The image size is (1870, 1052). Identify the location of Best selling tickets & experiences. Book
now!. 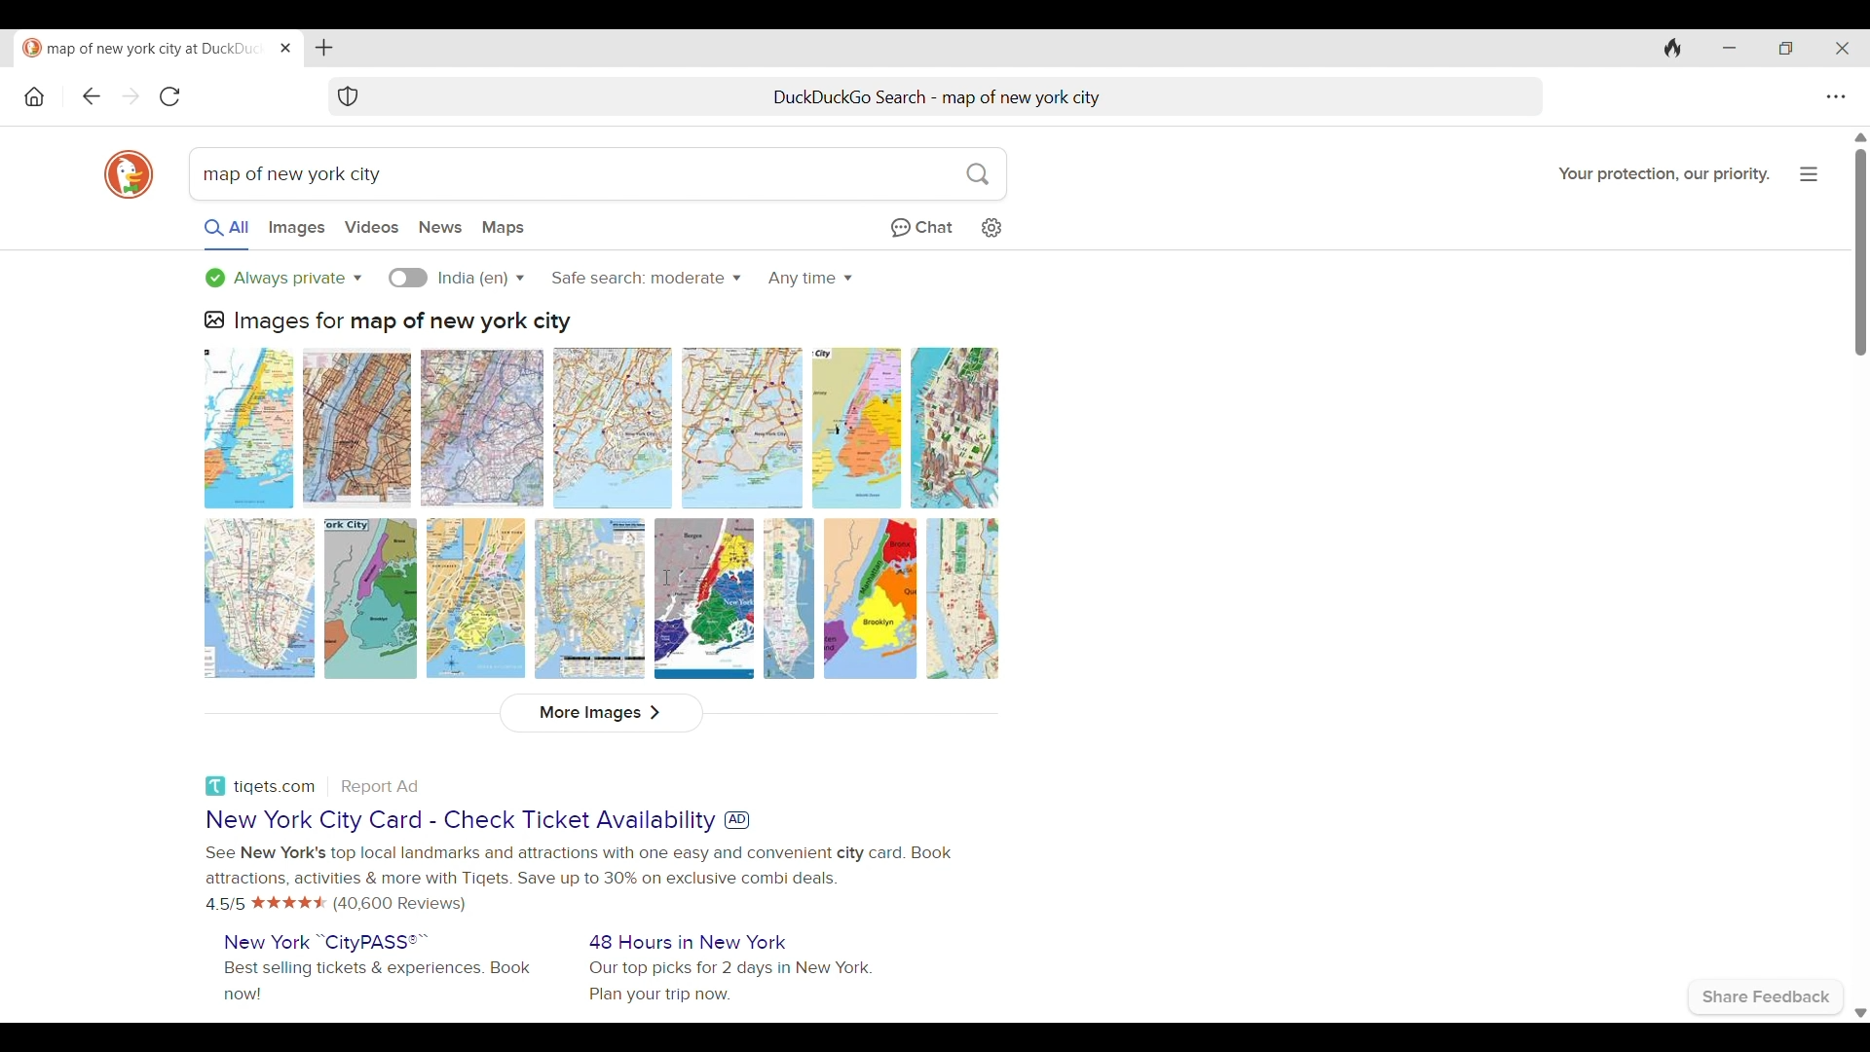
(378, 981).